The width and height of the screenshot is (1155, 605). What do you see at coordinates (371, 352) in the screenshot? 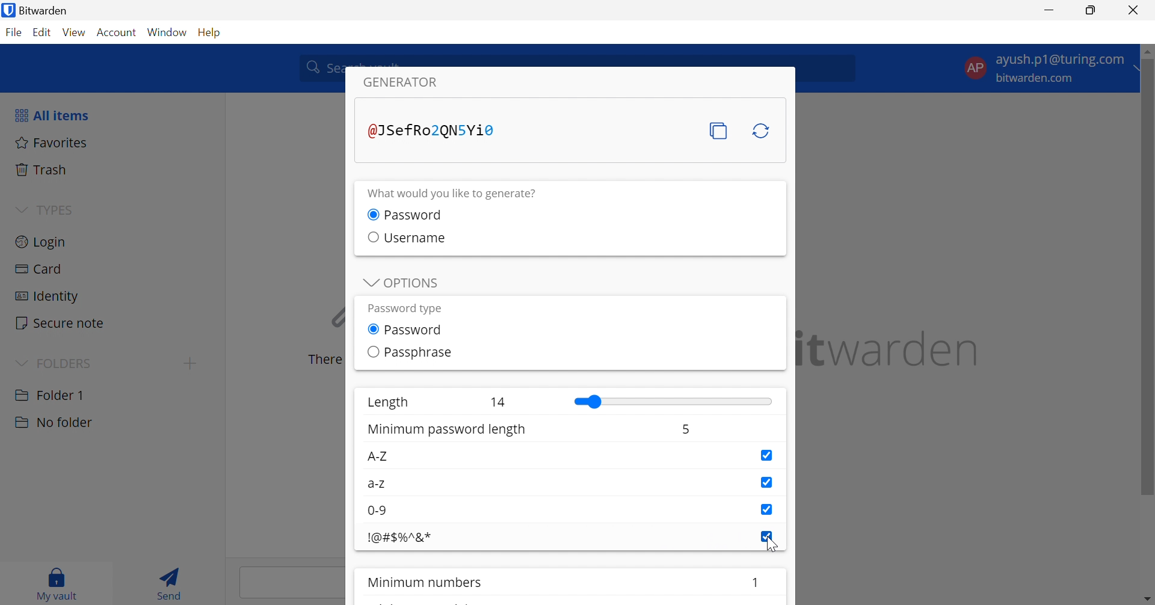
I see `Checkbox` at bounding box center [371, 352].